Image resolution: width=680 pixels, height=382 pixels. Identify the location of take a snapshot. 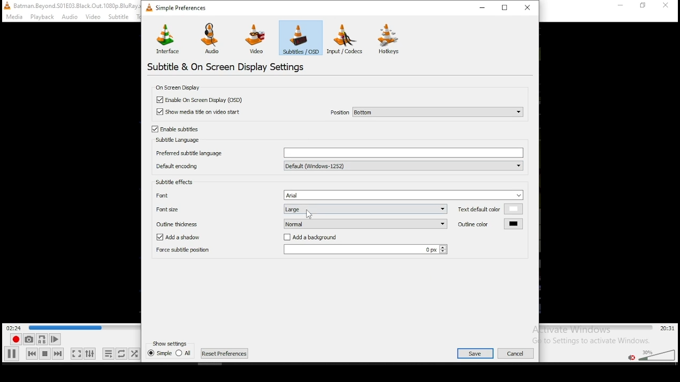
(29, 339).